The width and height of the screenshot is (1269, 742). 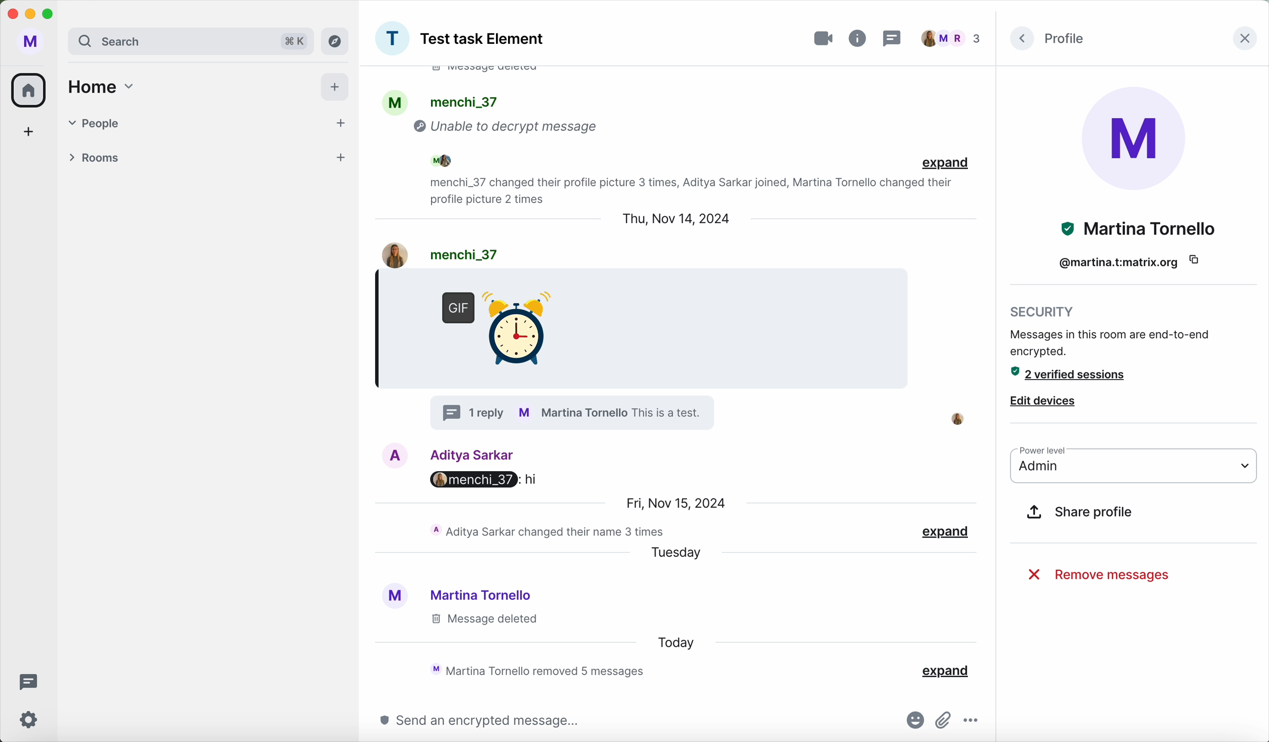 What do you see at coordinates (960, 417) in the screenshot?
I see `profile picture` at bounding box center [960, 417].